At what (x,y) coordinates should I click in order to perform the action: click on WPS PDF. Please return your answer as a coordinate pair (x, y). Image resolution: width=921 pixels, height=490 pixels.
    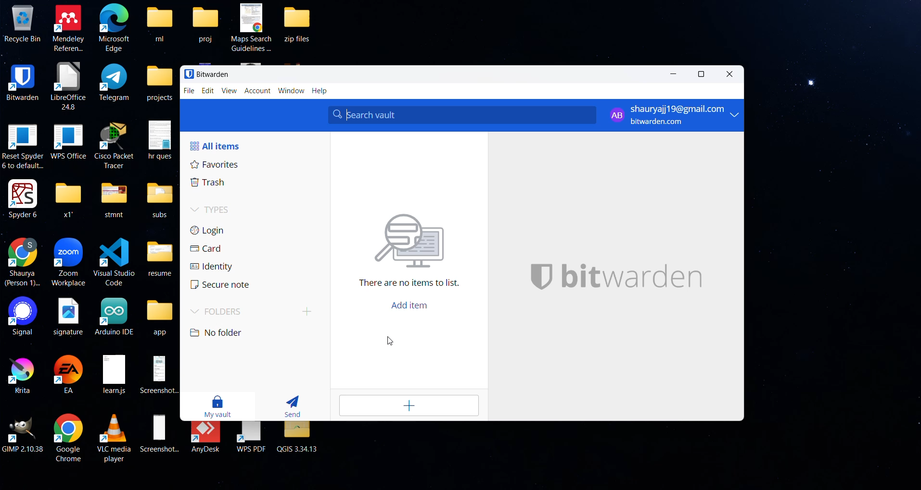
    Looking at the image, I should click on (251, 438).